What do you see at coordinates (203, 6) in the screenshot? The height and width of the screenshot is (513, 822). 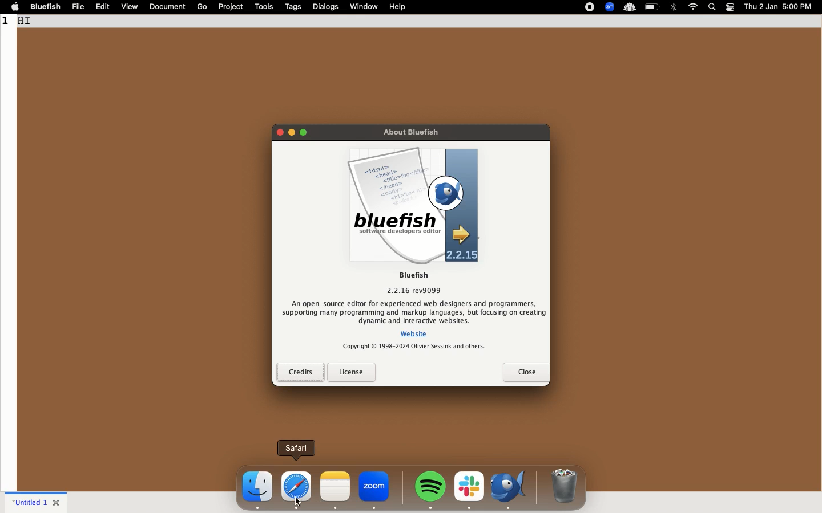 I see `go` at bounding box center [203, 6].